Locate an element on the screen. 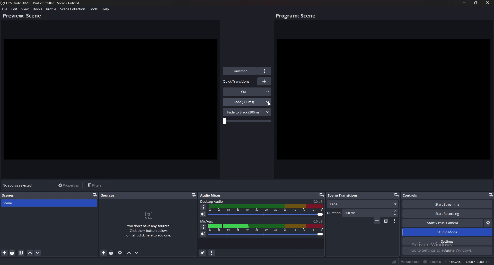  Configure virtual camera is located at coordinates (488, 223).